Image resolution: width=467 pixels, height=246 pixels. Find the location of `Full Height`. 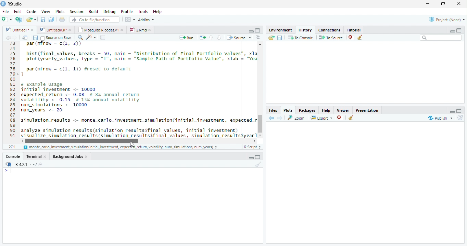

Full Height is located at coordinates (460, 110).